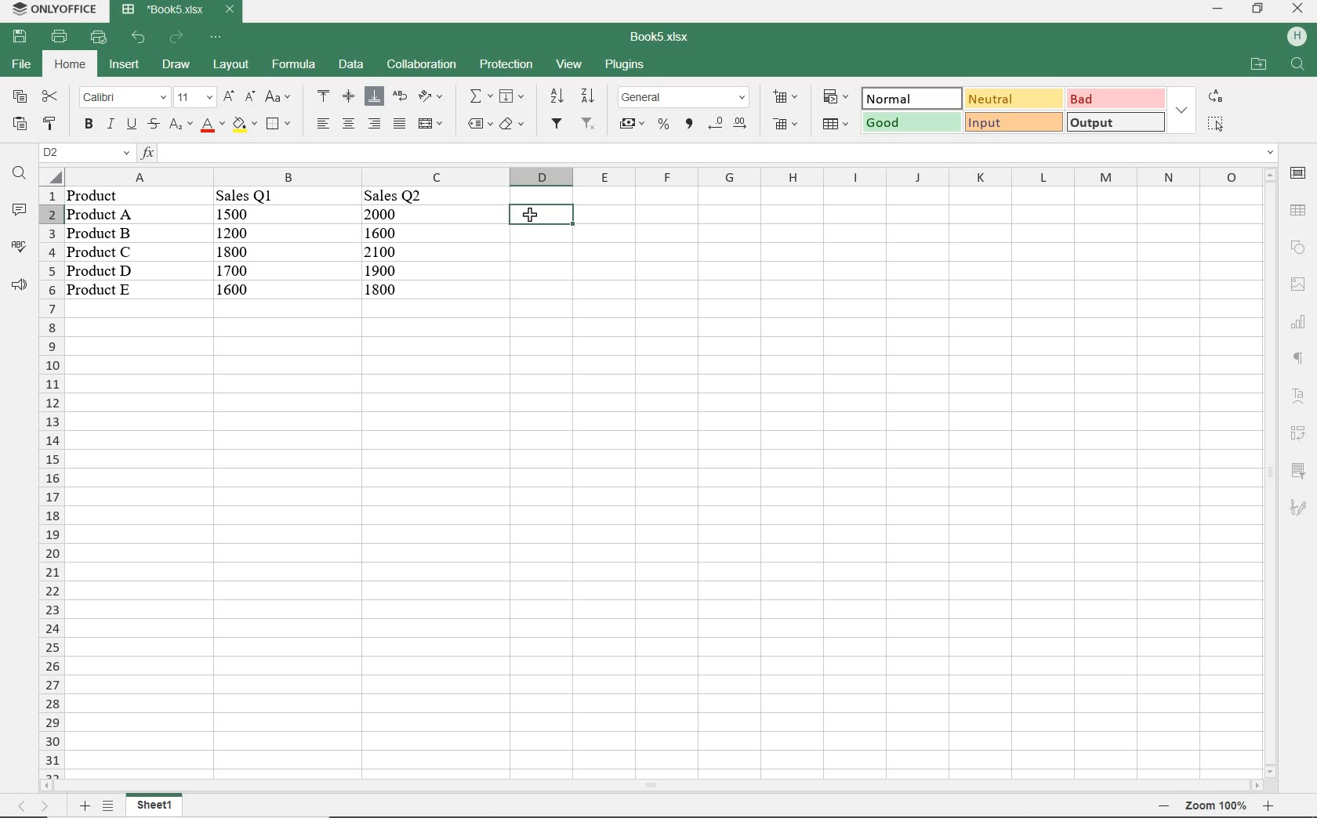  What do you see at coordinates (665, 125) in the screenshot?
I see `percent style` at bounding box center [665, 125].